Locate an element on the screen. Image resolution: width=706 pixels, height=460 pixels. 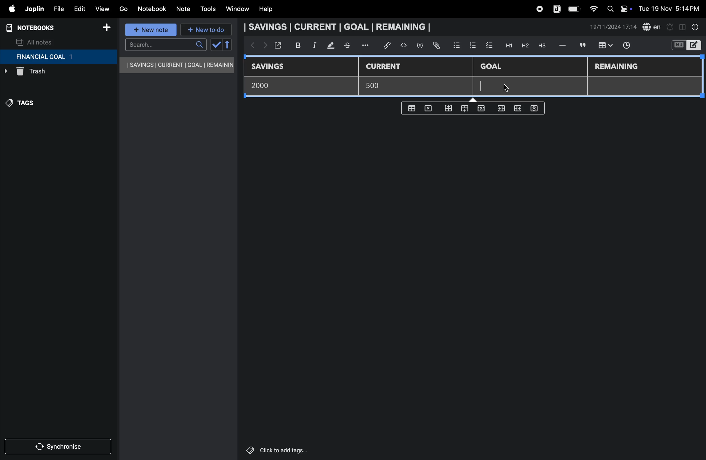
apple menu is located at coordinates (9, 9).